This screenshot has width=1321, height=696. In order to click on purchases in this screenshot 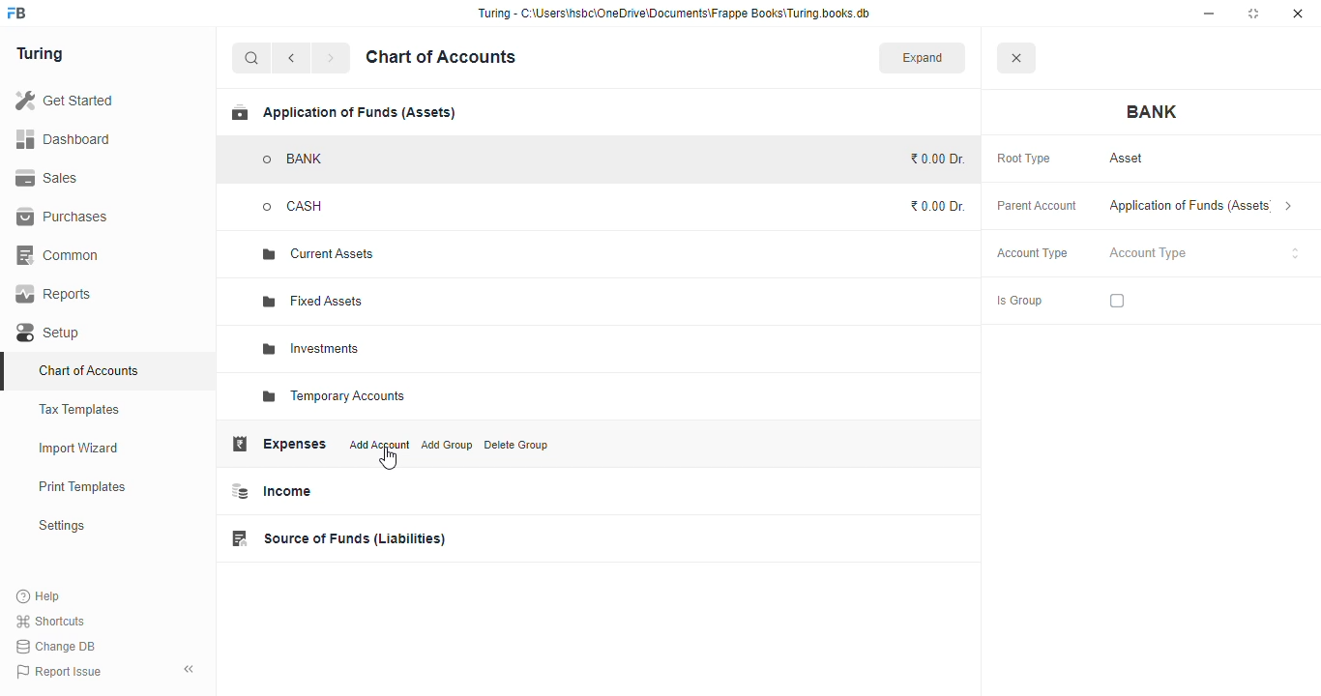, I will do `click(65, 217)`.